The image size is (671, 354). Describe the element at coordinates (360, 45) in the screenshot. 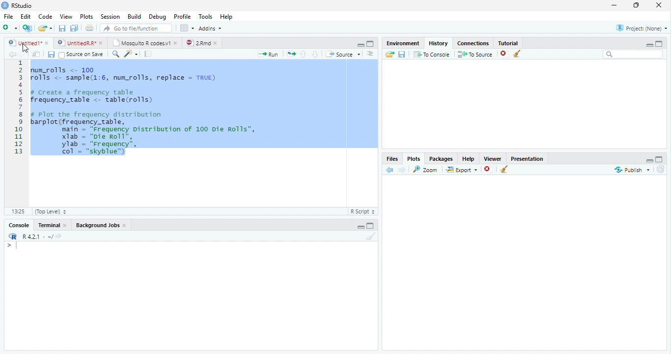

I see `Hide` at that location.